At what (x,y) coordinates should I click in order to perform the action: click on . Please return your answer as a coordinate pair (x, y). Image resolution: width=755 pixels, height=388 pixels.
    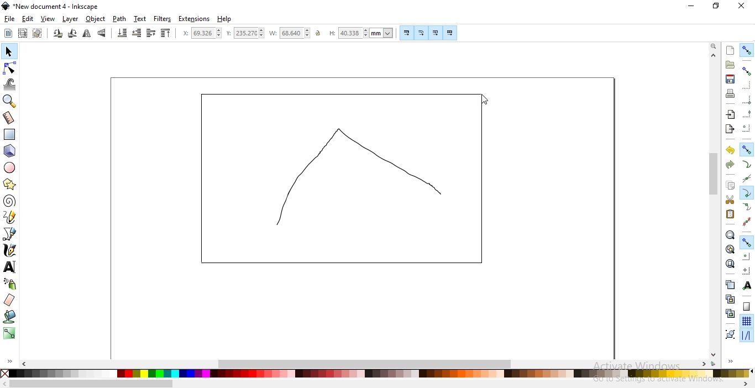
    Looking at the image, I should click on (422, 33).